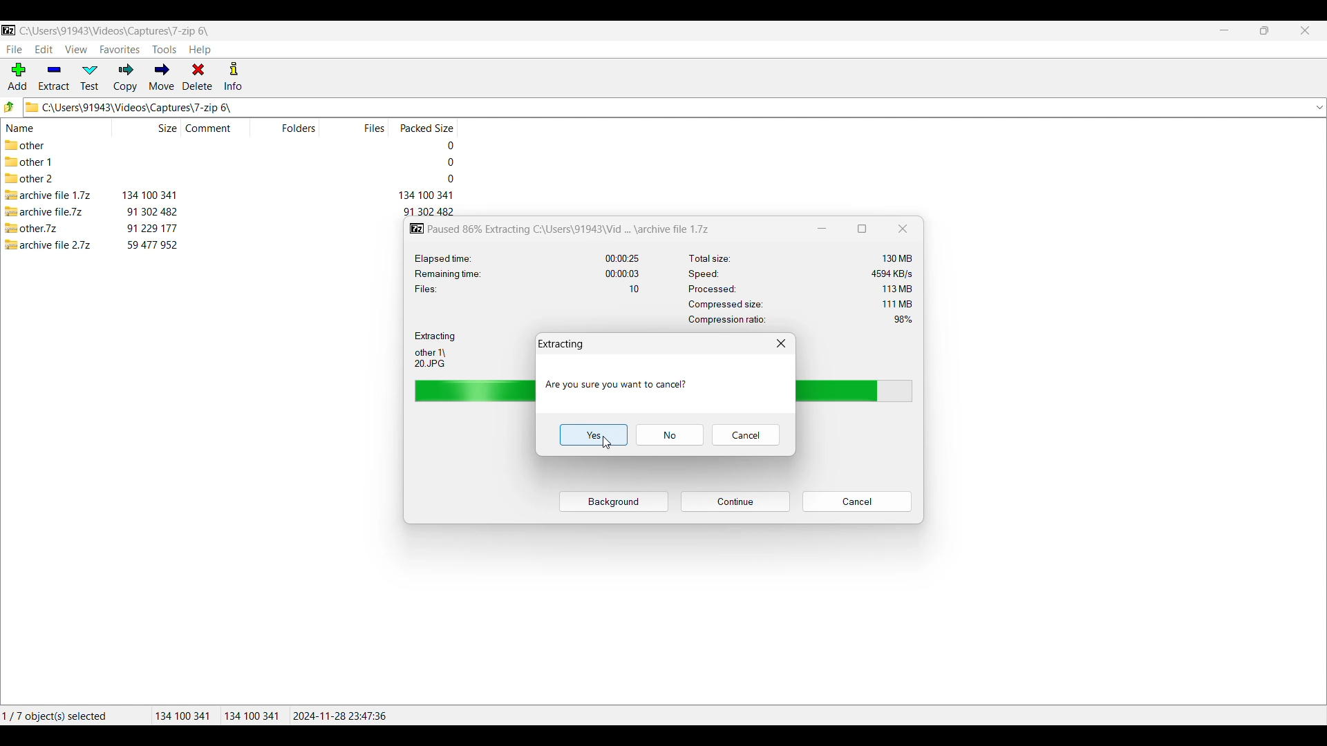 This screenshot has width=1327, height=746. I want to click on Packed size column, so click(424, 127).